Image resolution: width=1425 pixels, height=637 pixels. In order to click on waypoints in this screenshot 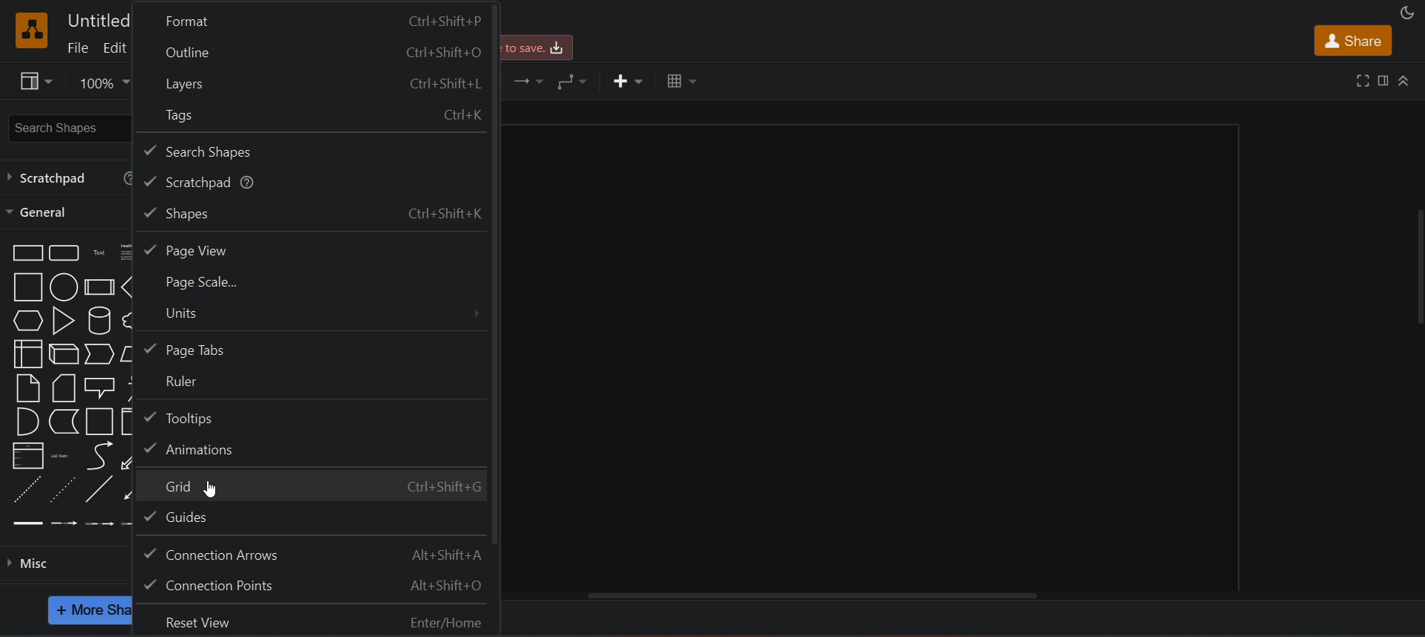, I will do `click(571, 81)`.